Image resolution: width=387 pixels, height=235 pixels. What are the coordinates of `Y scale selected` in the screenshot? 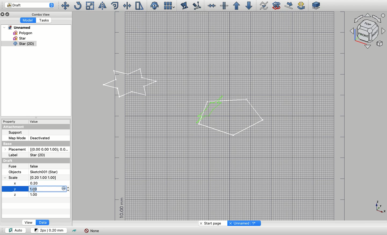 It's located at (15, 189).